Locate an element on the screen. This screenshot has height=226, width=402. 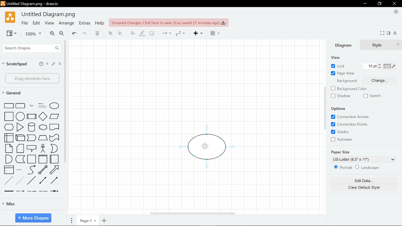
Edit is located at coordinates (37, 23).